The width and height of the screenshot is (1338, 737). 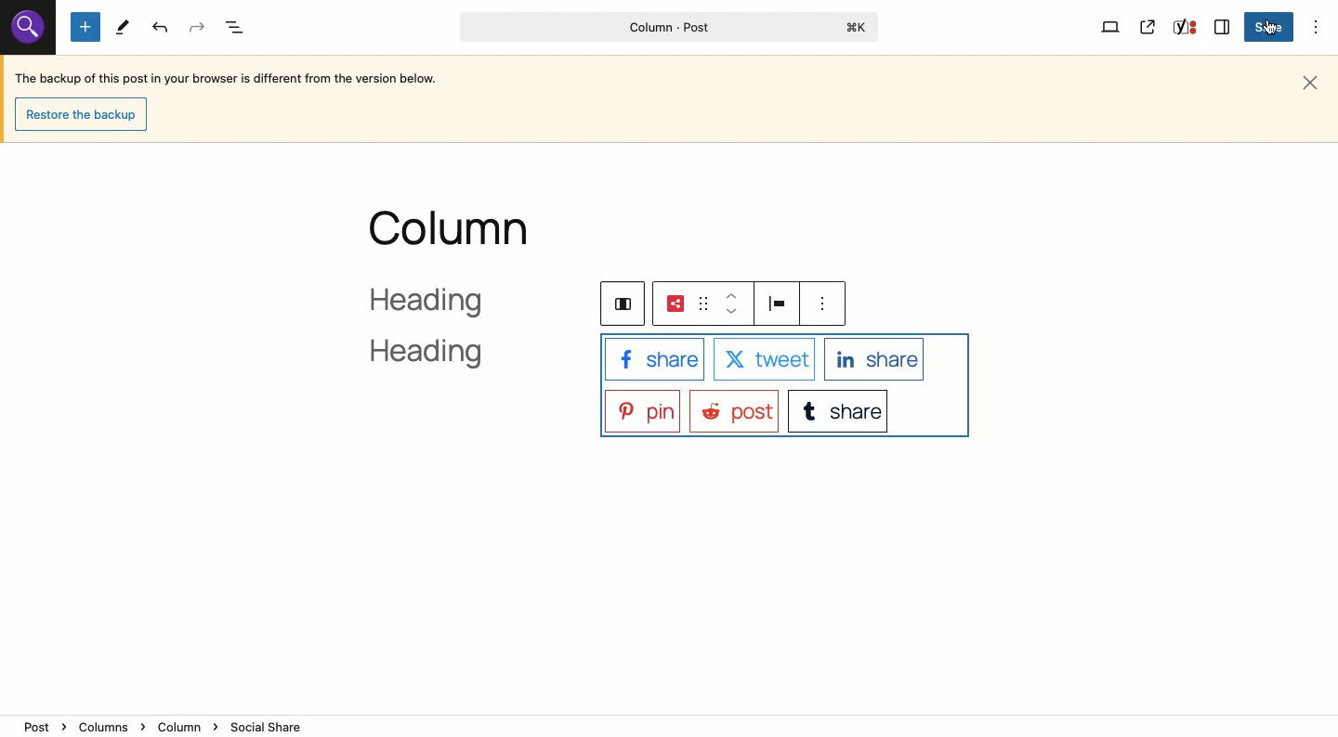 I want to click on see options, so click(x=826, y=304).